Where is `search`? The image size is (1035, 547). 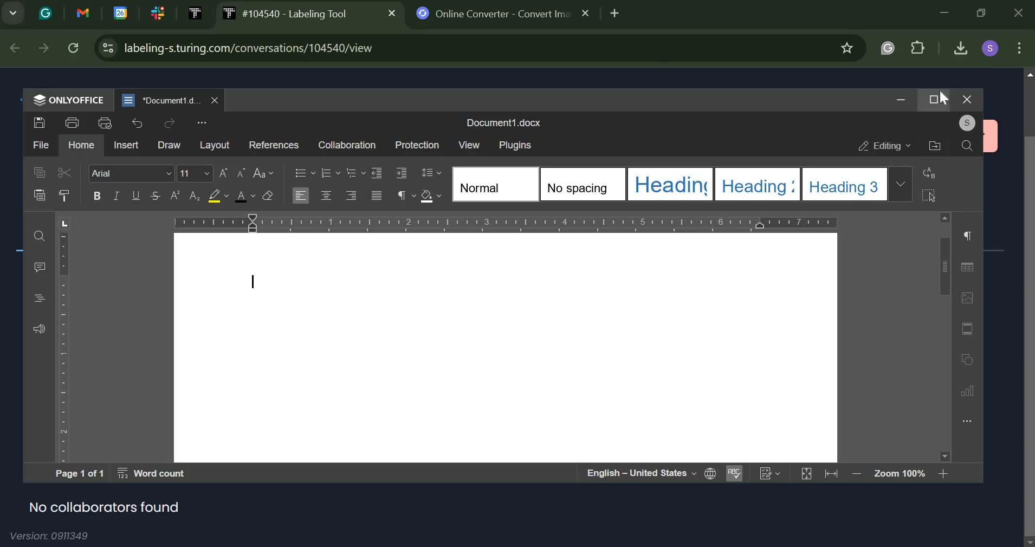
search is located at coordinates (968, 145).